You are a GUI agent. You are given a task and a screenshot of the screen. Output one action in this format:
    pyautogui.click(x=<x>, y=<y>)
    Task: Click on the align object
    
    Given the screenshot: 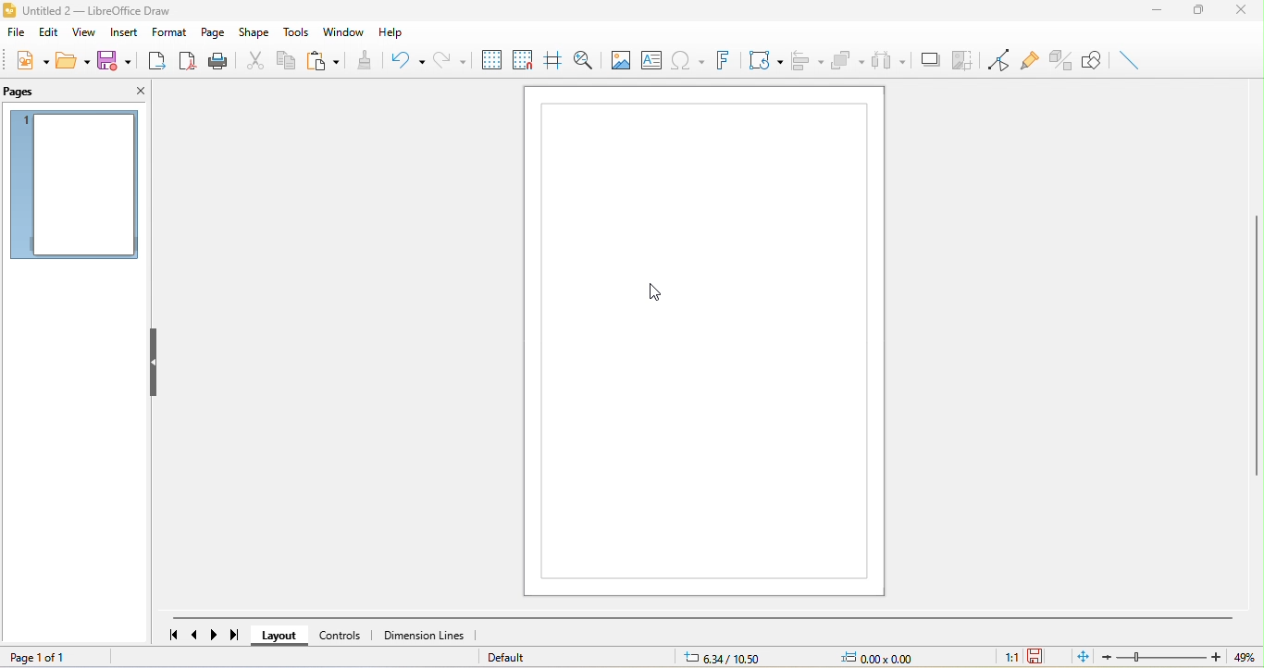 What is the action you would take?
    pyautogui.click(x=808, y=59)
    